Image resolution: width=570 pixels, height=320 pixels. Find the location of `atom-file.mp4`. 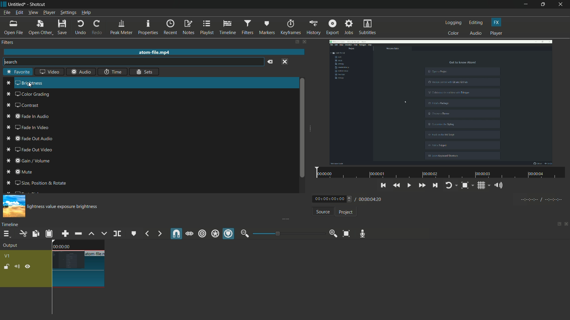

atom-file.mp4 is located at coordinates (154, 52).